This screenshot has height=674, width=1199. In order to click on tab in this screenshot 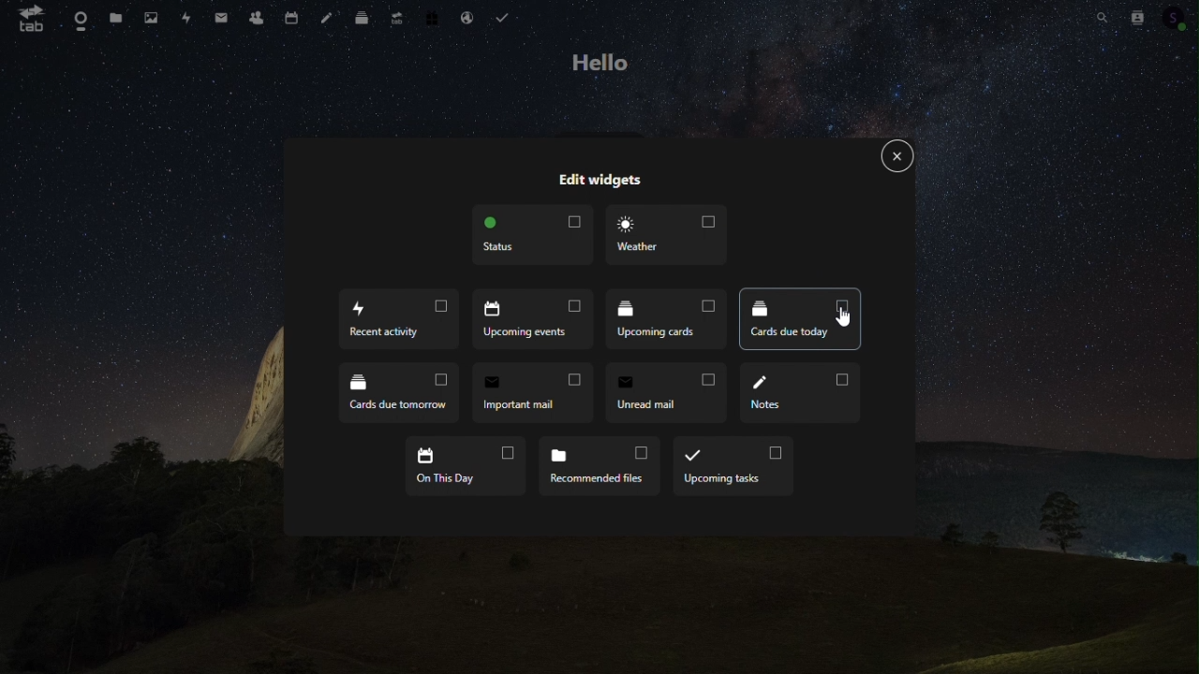, I will do `click(32, 21)`.